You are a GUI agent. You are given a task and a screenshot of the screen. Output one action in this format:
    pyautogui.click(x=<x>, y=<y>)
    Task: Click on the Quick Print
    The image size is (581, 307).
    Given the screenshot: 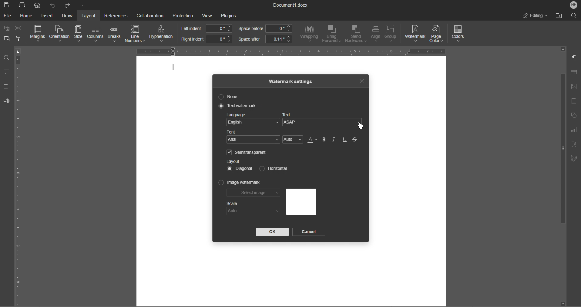 What is the action you would take?
    pyautogui.click(x=38, y=5)
    